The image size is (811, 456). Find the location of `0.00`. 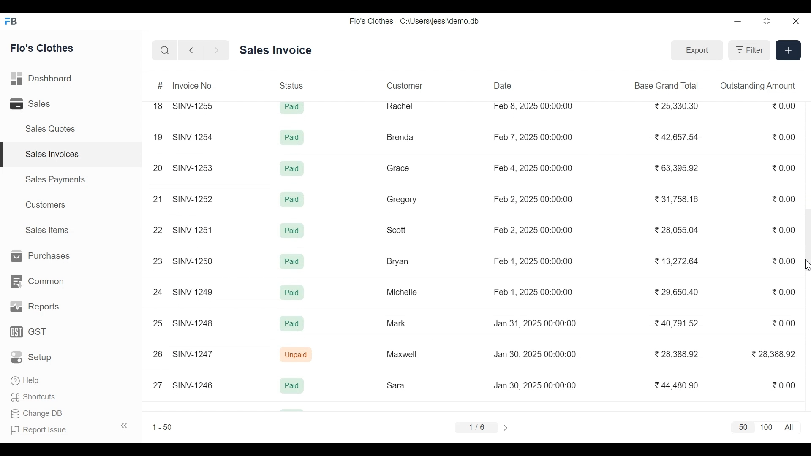

0.00 is located at coordinates (785, 137).